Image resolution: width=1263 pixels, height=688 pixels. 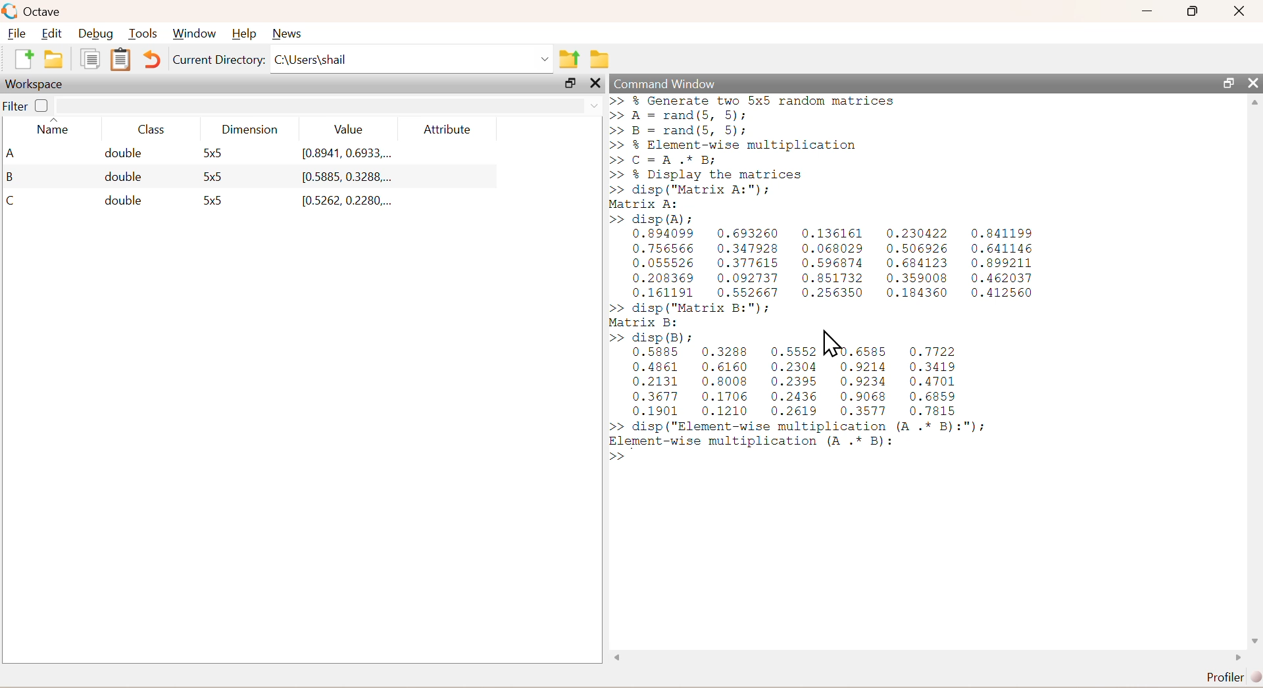 What do you see at coordinates (616, 656) in the screenshot?
I see `Left` at bounding box center [616, 656].